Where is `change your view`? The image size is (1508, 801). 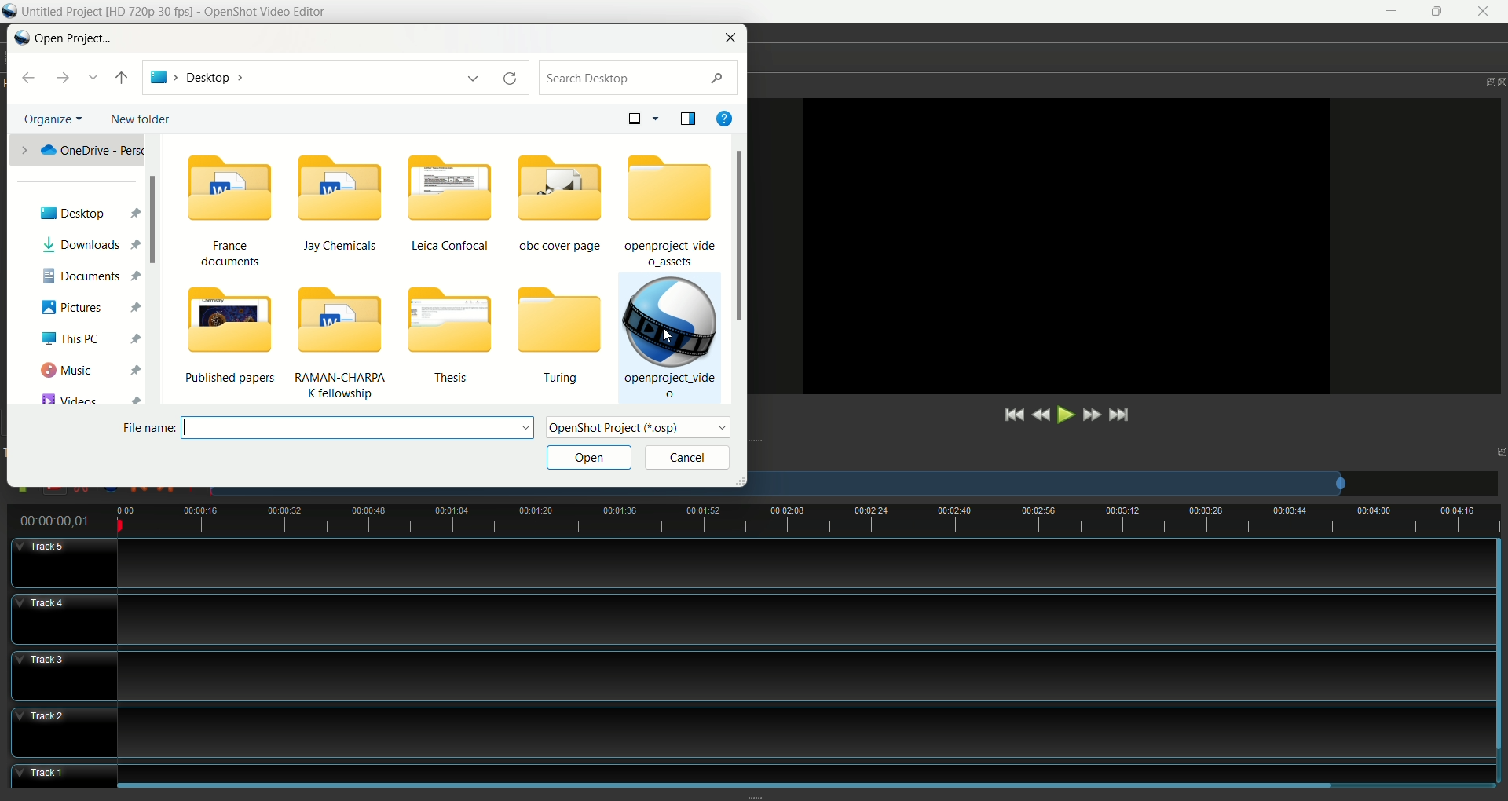
change your view is located at coordinates (643, 117).